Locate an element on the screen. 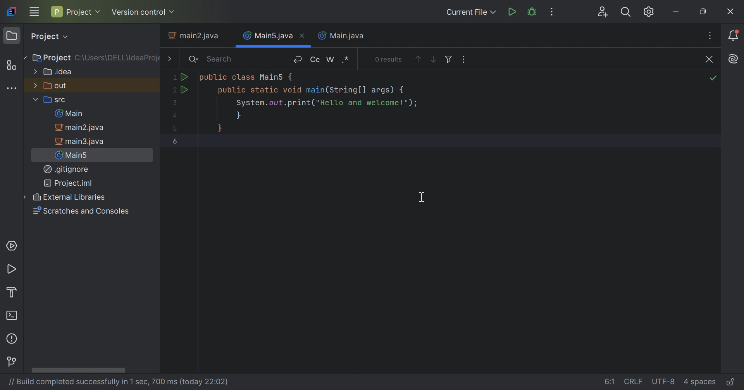 The image size is (744, 390). Recent Files, Tab Actions, and More is located at coordinates (710, 37).